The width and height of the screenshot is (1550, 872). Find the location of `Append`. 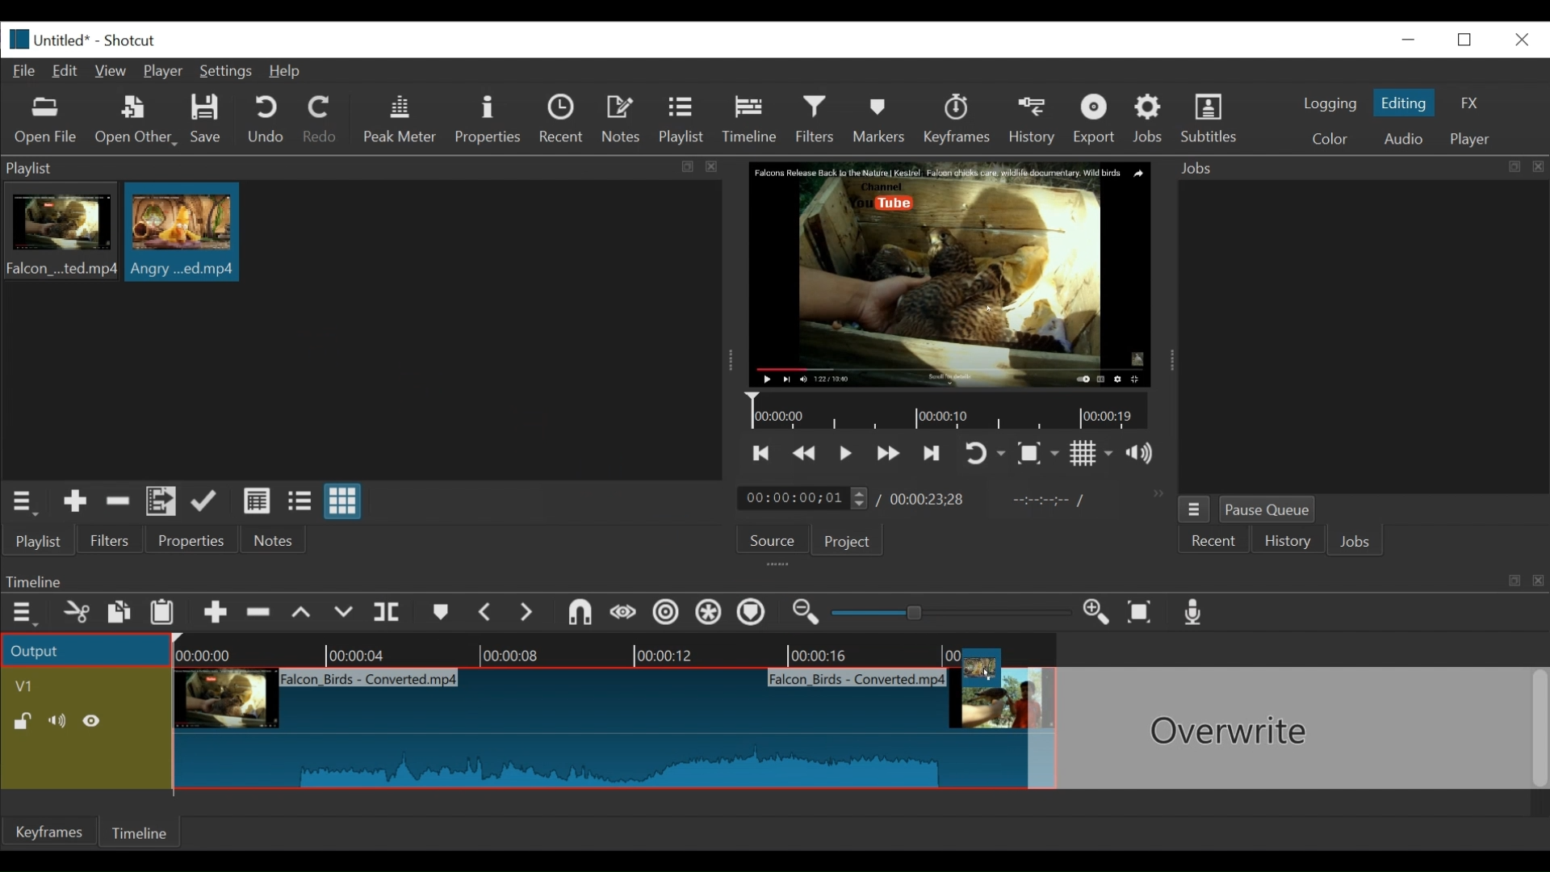

Append is located at coordinates (216, 616).